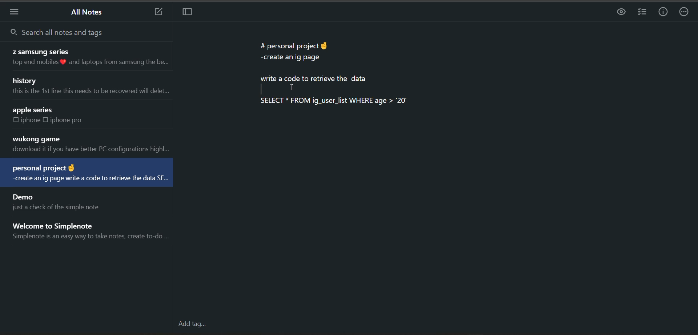 The image size is (698, 335). Describe the element at coordinates (294, 88) in the screenshot. I see `cursor` at that location.